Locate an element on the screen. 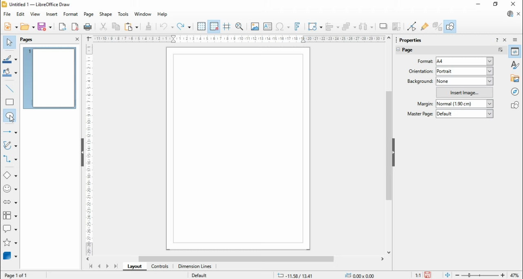 The height and width of the screenshot is (279, 523). insert text box is located at coordinates (267, 26).